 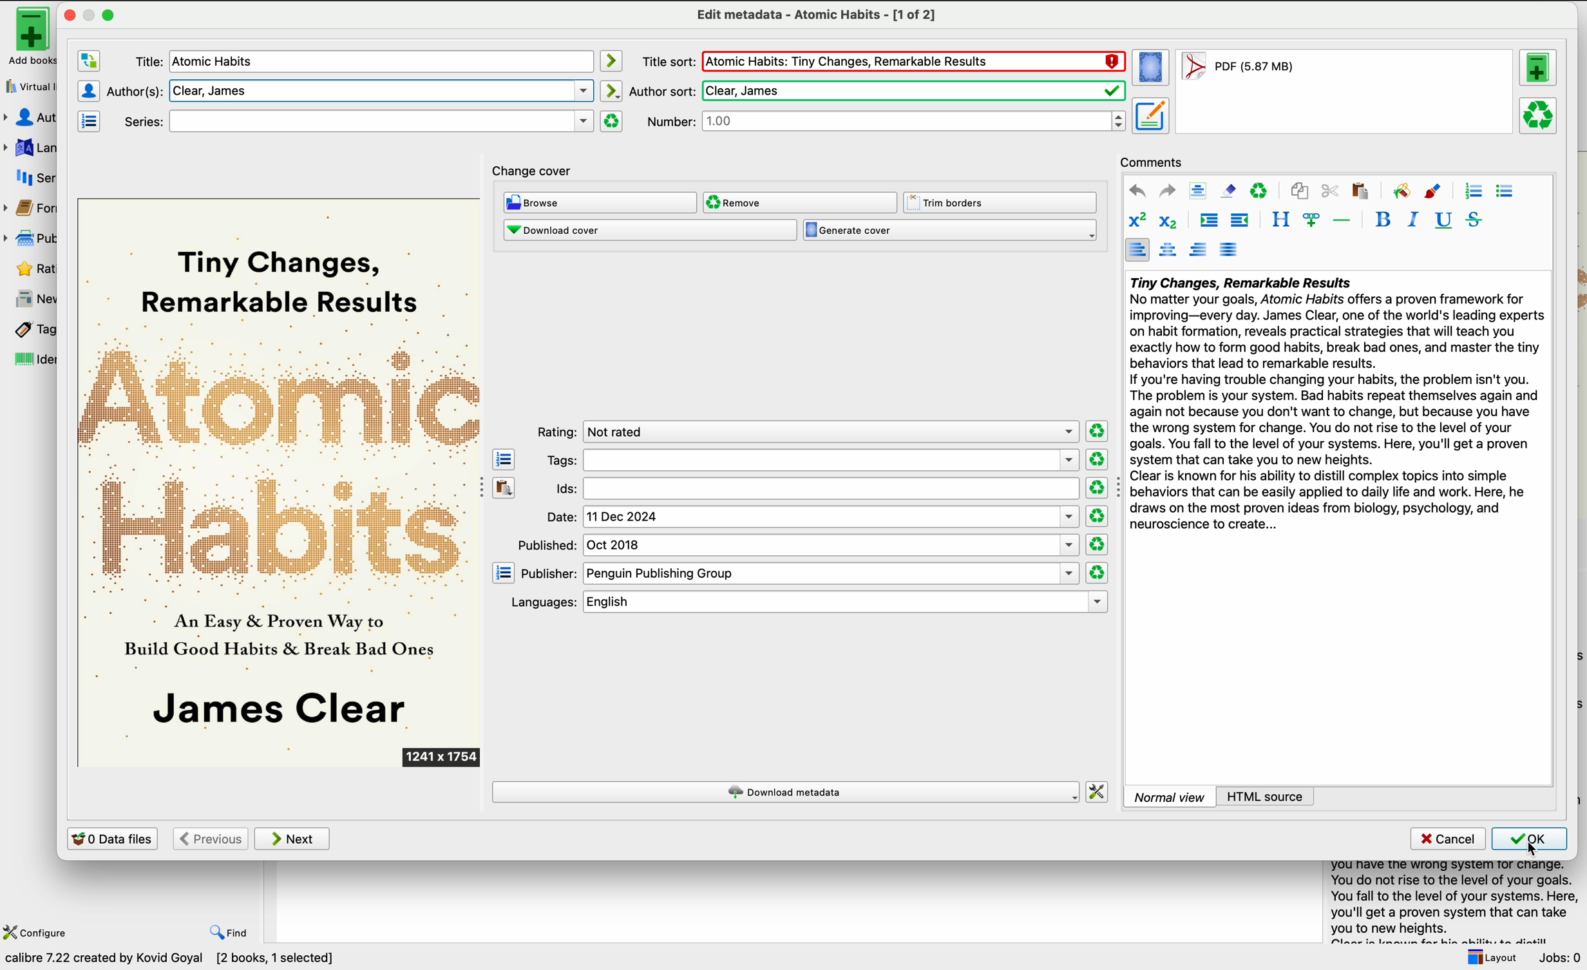 I want to click on redo, so click(x=1168, y=191).